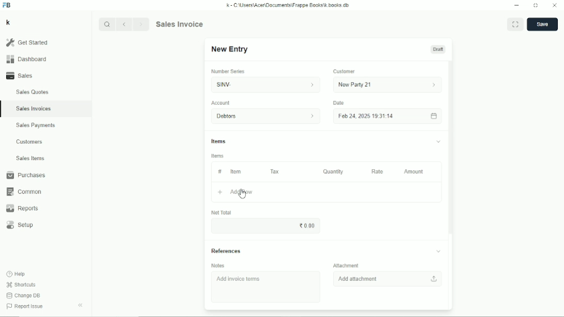 Image resolution: width=564 pixels, height=317 pixels. I want to click on Add row, so click(235, 193).